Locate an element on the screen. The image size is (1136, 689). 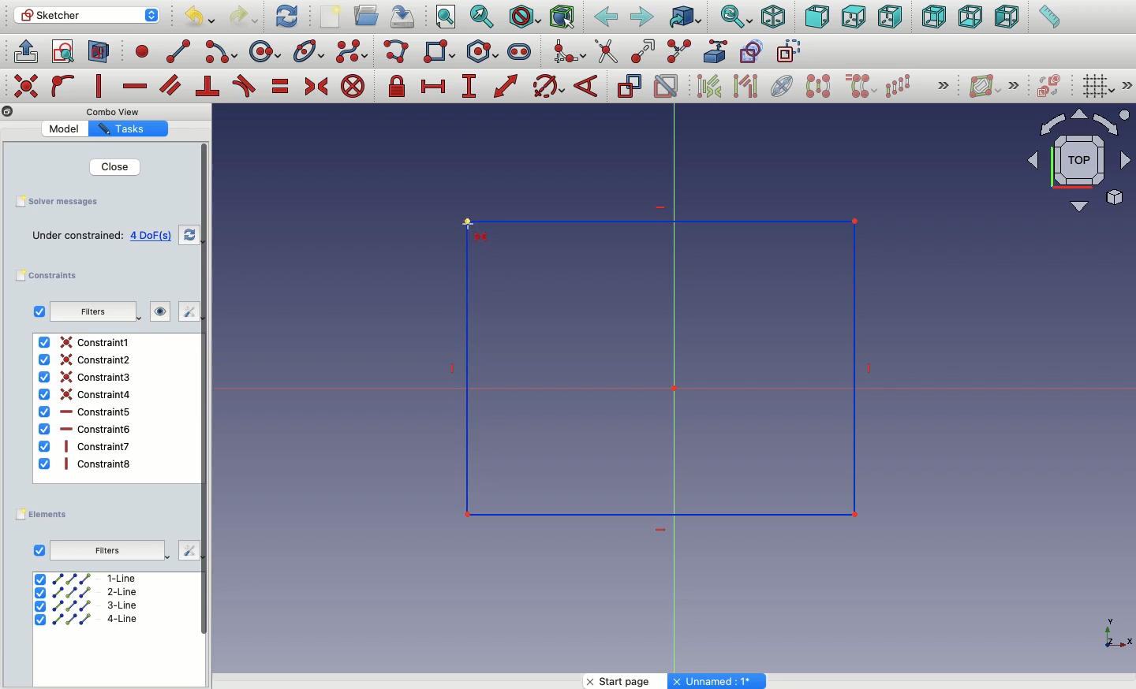
4 DoFs is located at coordinates (155, 236).